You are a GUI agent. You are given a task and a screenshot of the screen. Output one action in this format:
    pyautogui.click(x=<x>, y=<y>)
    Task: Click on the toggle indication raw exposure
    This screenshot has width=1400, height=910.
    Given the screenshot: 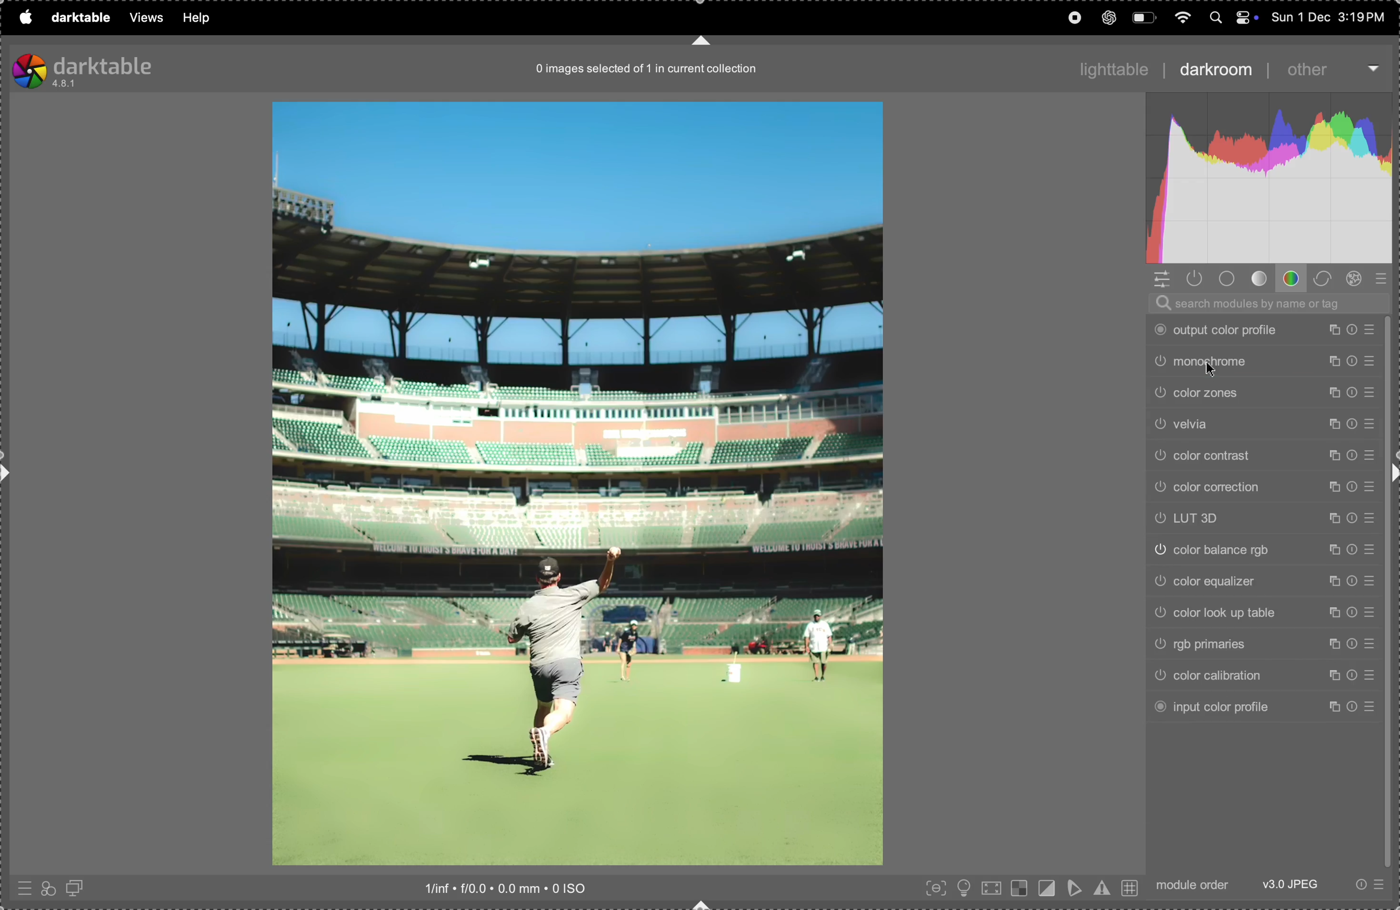 What is the action you would take?
    pyautogui.click(x=1019, y=889)
    